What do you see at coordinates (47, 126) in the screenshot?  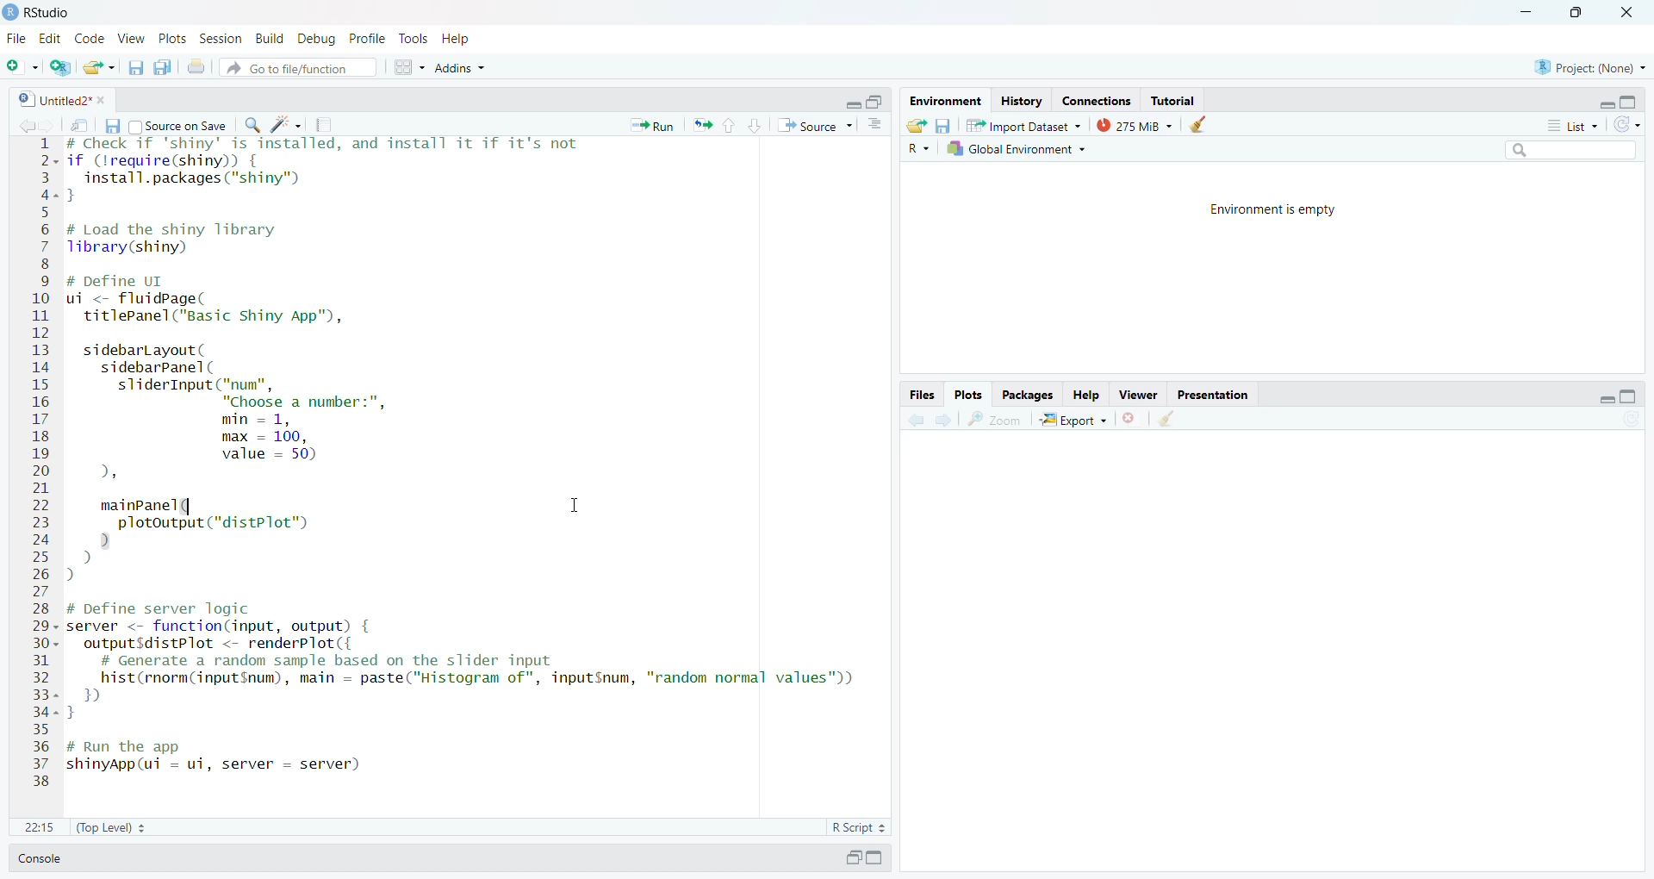 I see `forward` at bounding box center [47, 126].